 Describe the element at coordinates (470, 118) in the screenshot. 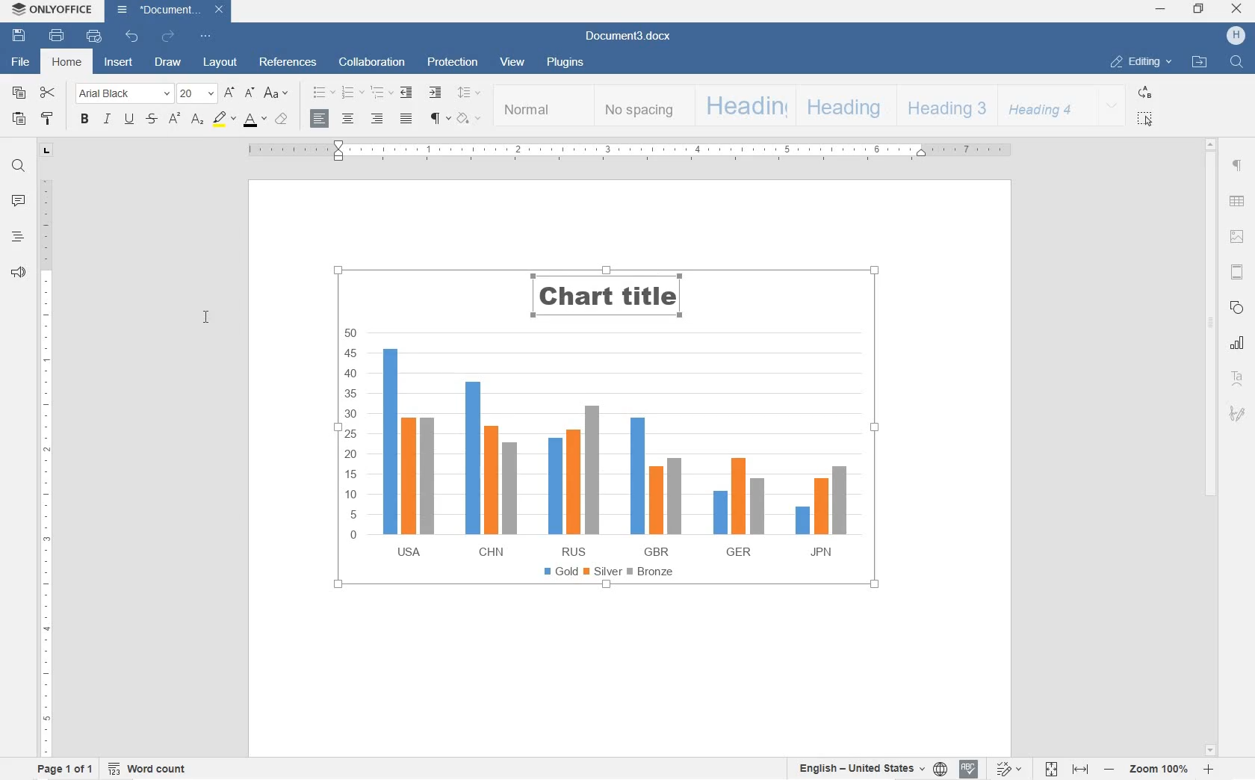

I see `SHADING` at that location.